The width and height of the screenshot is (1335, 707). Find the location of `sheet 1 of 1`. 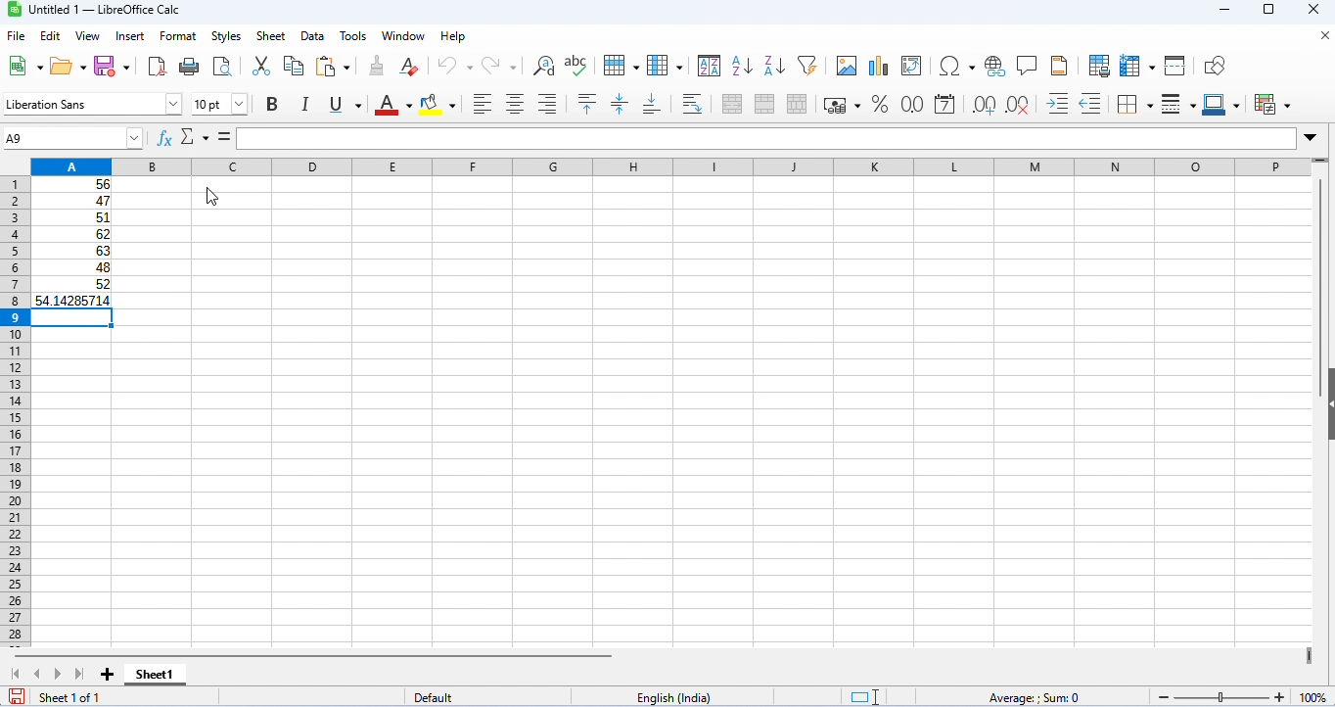

sheet 1 of 1 is located at coordinates (70, 697).